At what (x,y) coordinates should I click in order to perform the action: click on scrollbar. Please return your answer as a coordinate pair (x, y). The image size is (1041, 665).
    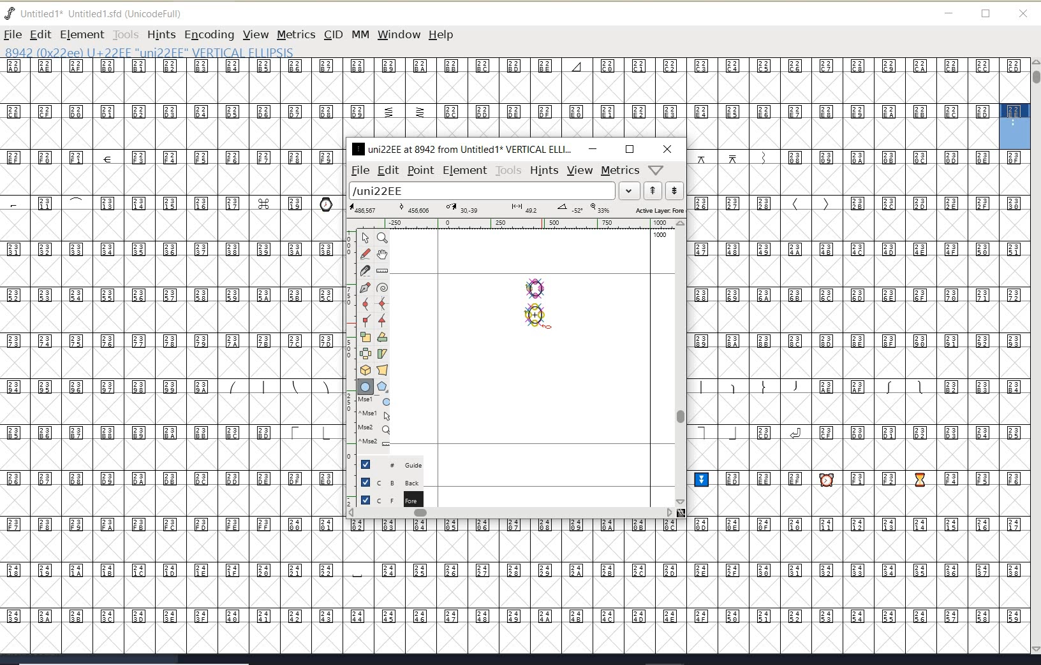
    Looking at the image, I should click on (510, 514).